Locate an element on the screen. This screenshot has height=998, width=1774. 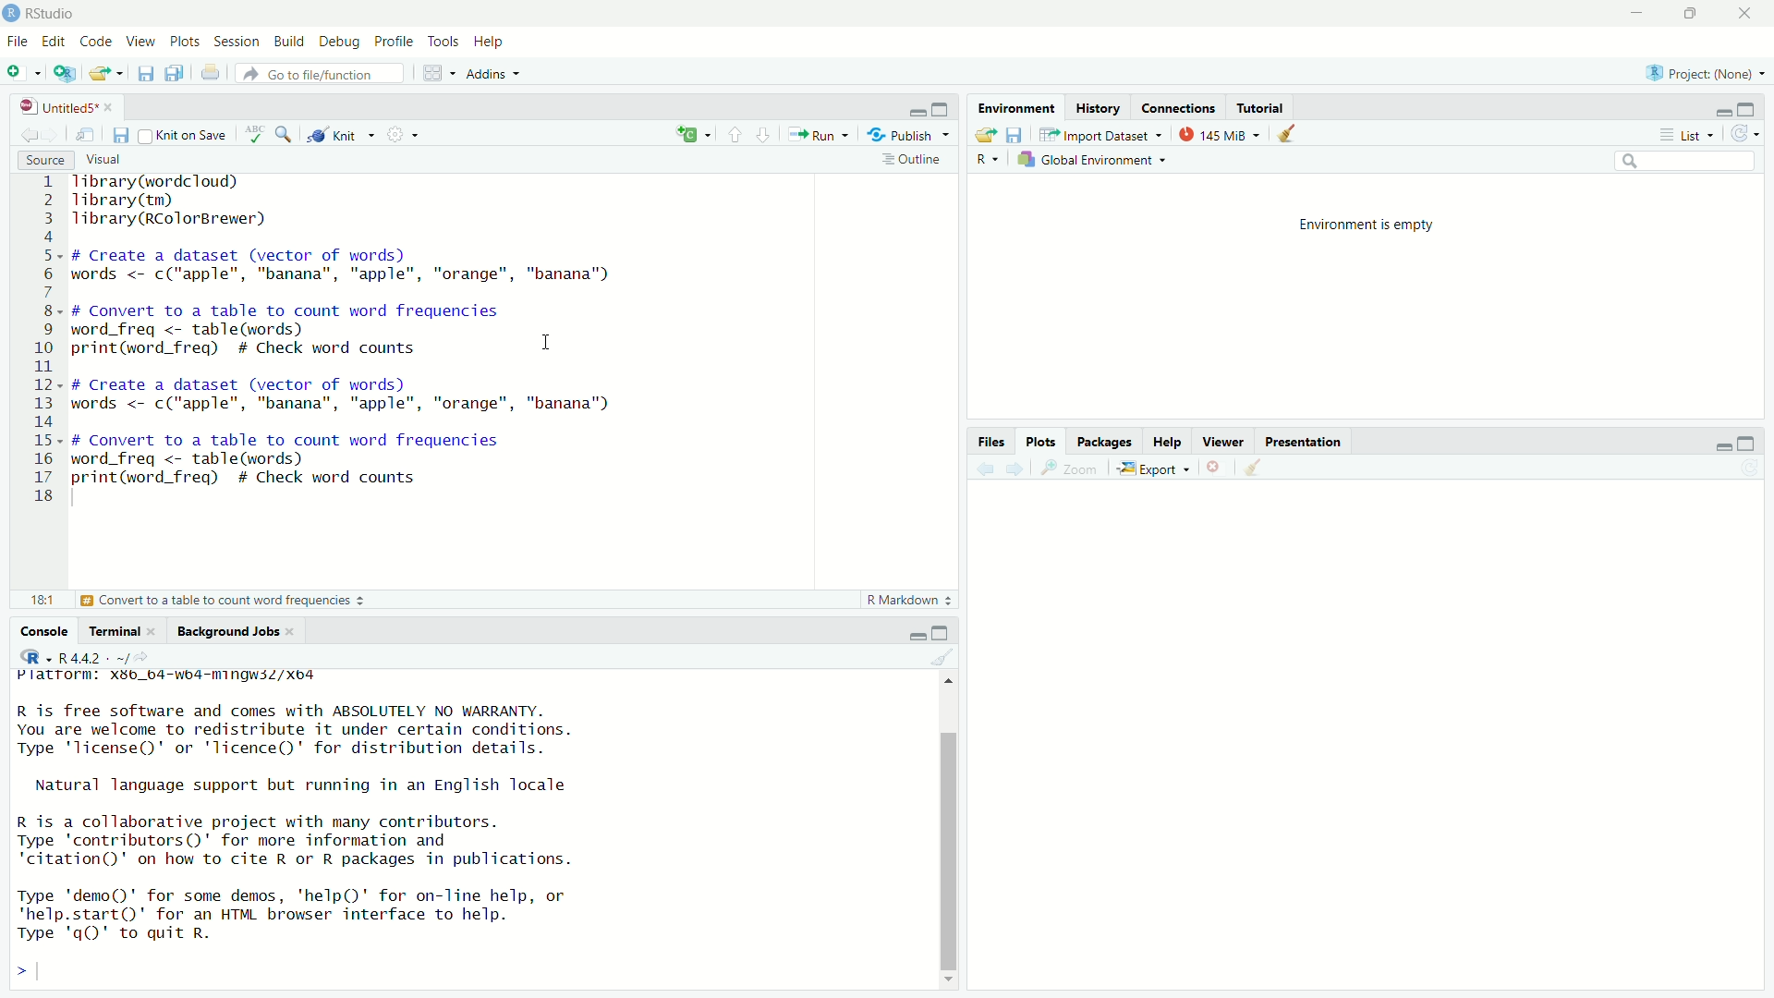
Files is located at coordinates (998, 443).